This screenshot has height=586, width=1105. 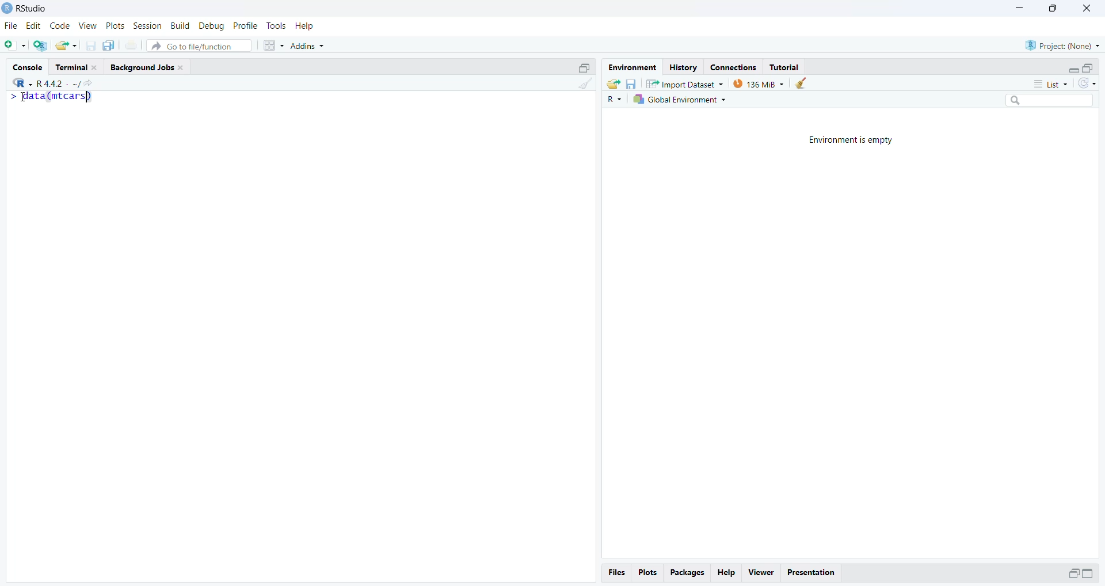 I want to click on File, so click(x=12, y=25).